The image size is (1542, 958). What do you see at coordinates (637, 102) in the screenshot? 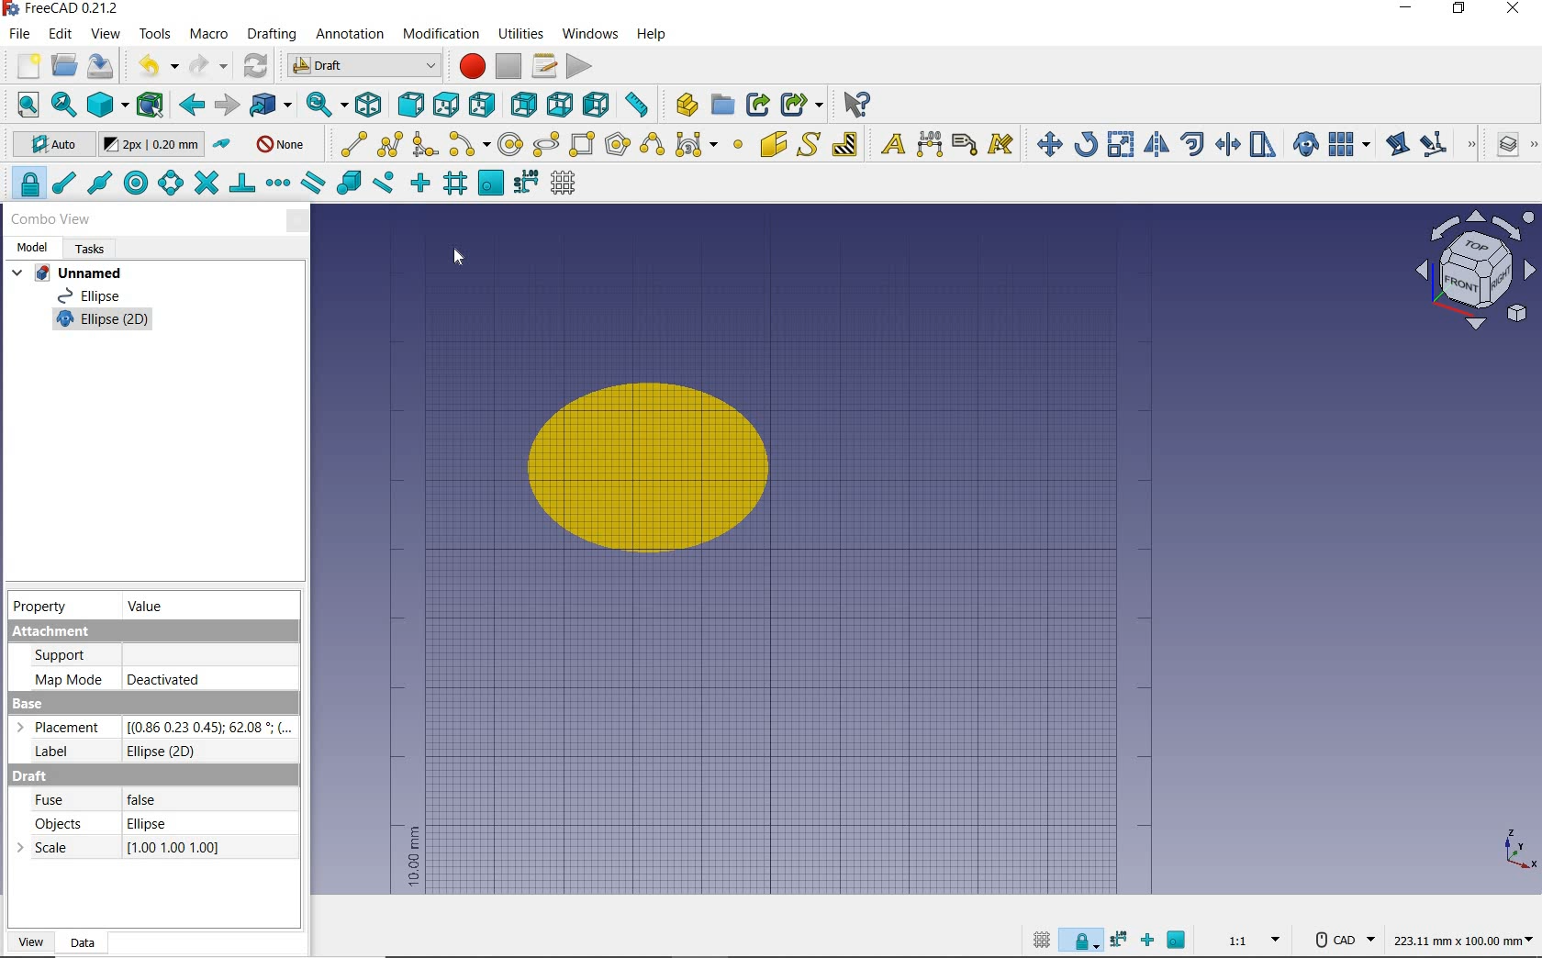
I see `measure distance` at bounding box center [637, 102].